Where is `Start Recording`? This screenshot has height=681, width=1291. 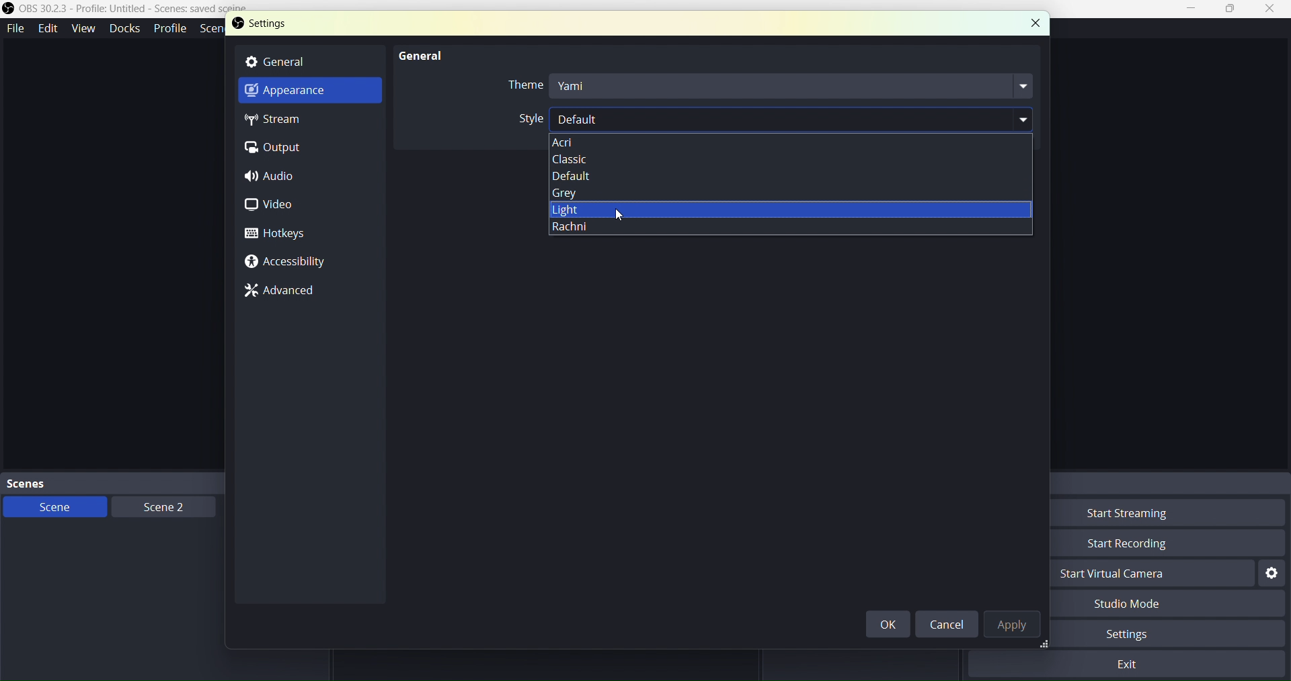
Start Recording is located at coordinates (1154, 543).